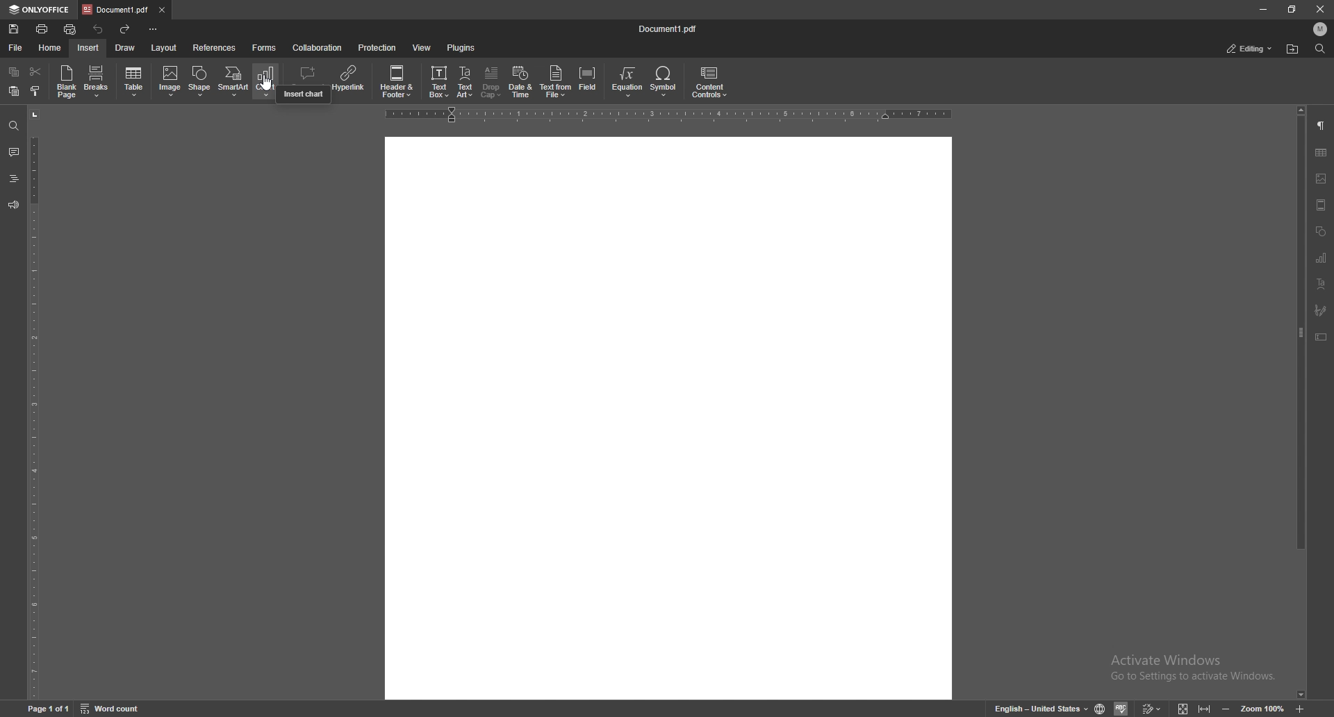 Image resolution: width=1334 pixels, height=717 pixels. Describe the element at coordinates (16, 47) in the screenshot. I see `file` at that location.